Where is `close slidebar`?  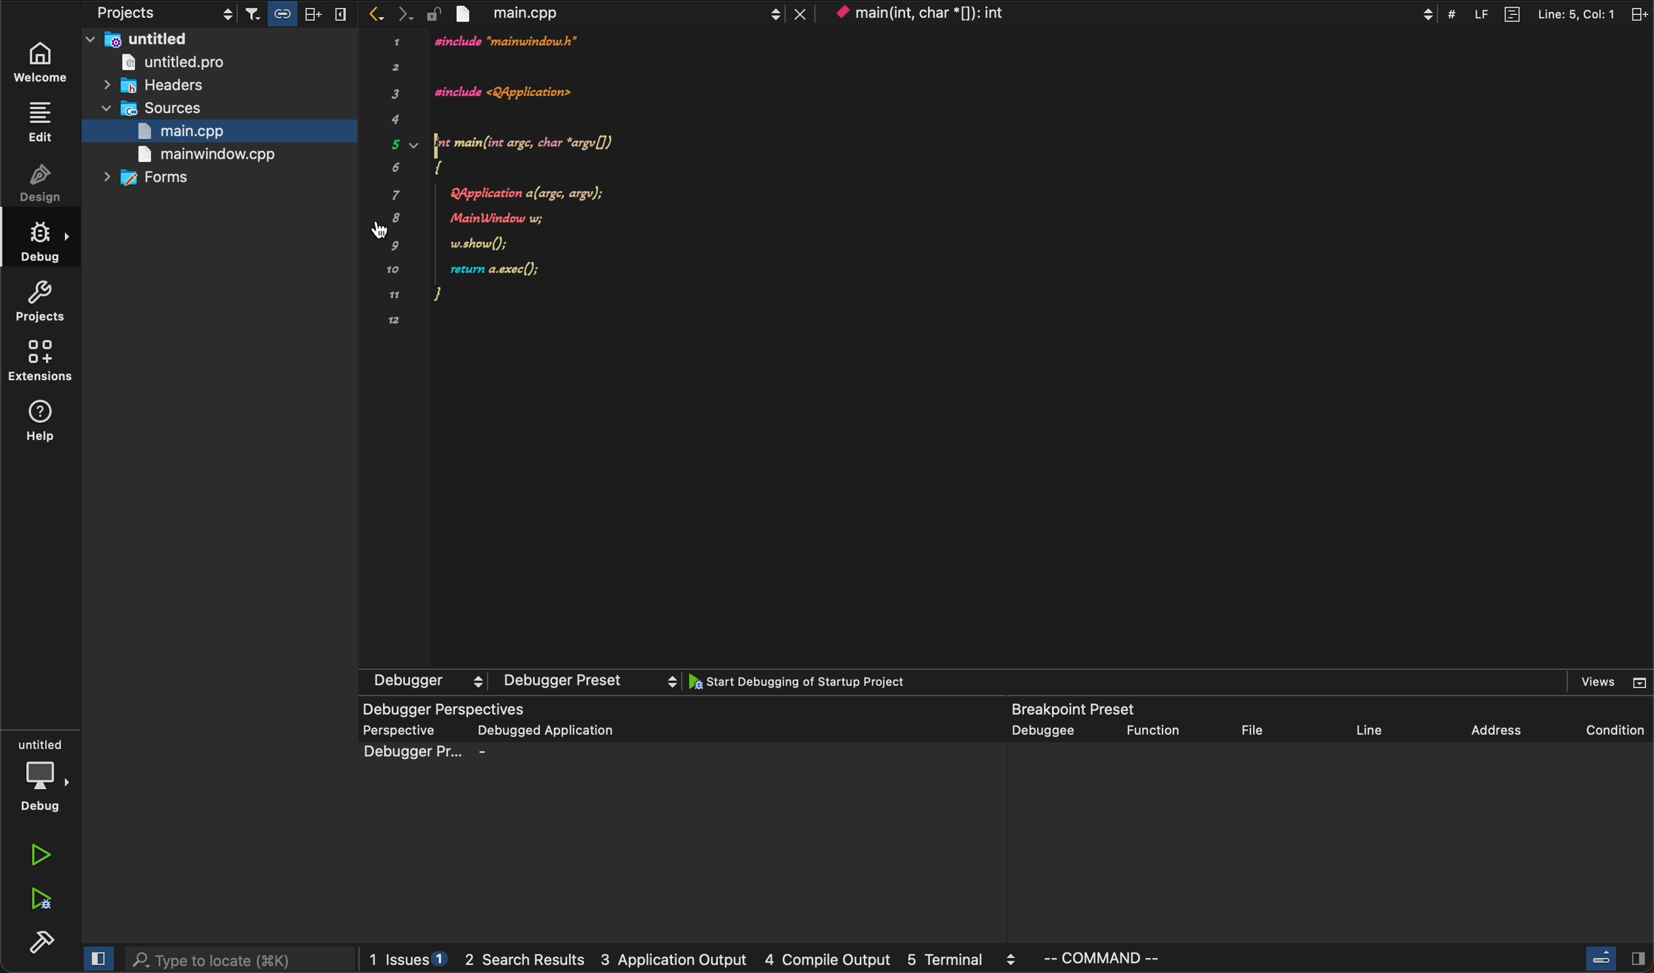
close slidebar is located at coordinates (95, 959).